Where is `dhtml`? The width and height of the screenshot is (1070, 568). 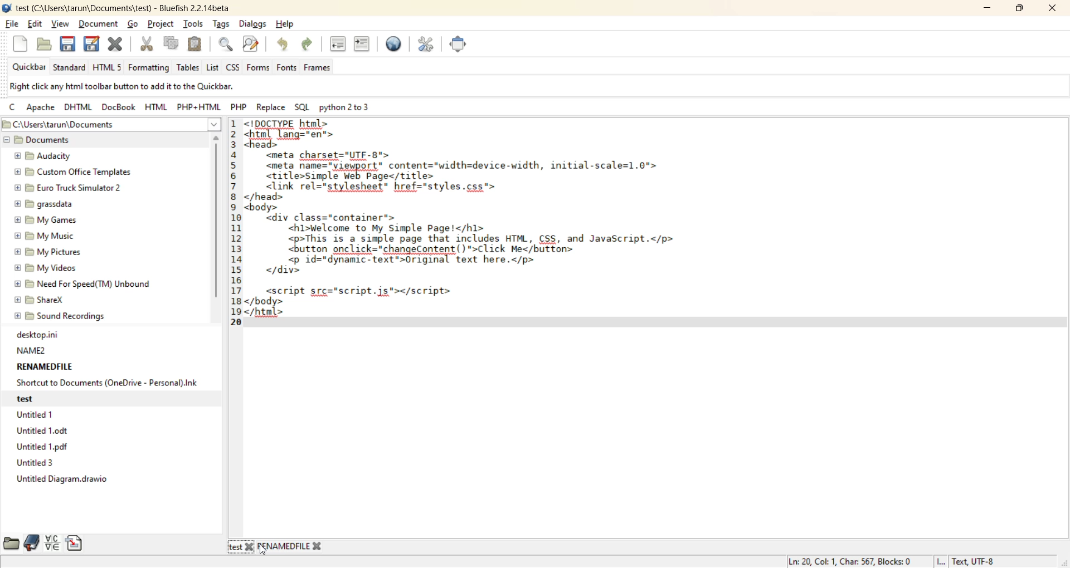
dhtml is located at coordinates (80, 109).